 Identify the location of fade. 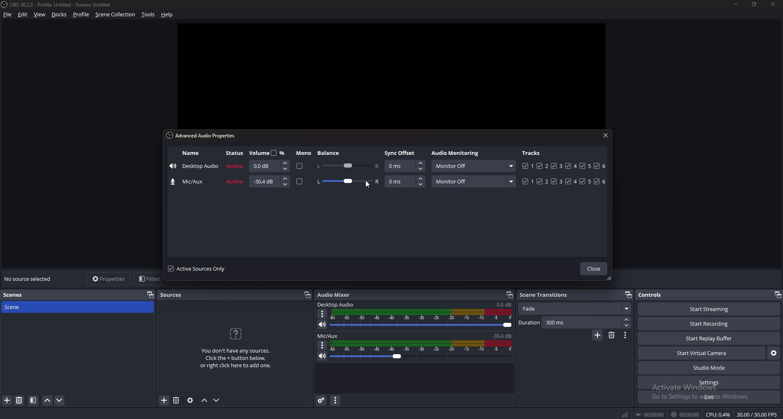
(576, 308).